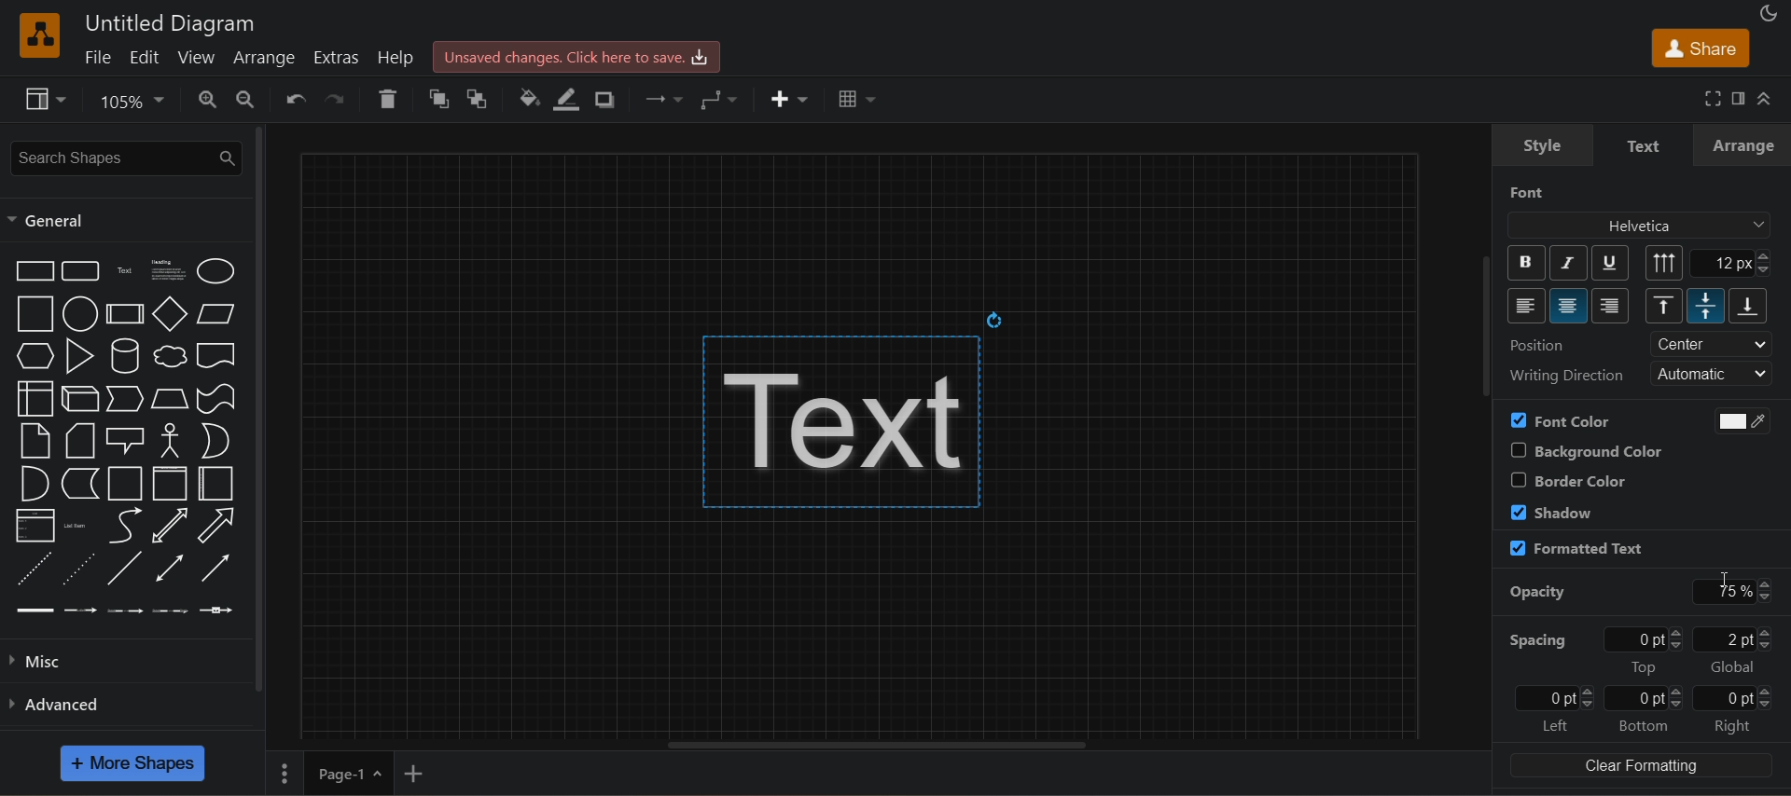  Describe the element at coordinates (388, 98) in the screenshot. I see `delete` at that location.